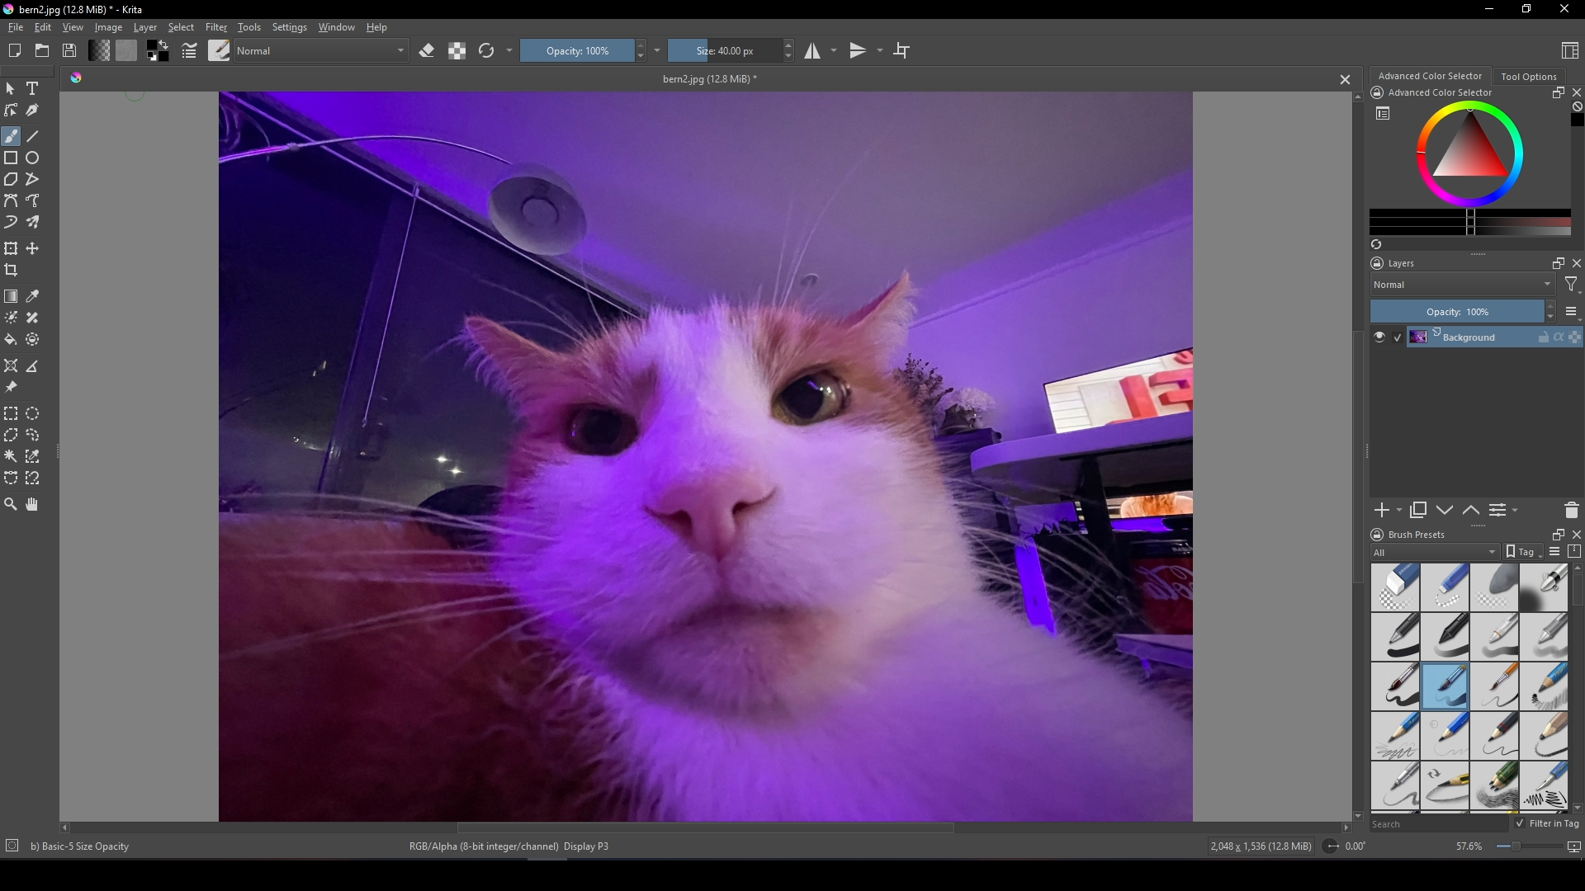 This screenshot has height=891, width=1585. I want to click on Polyline tool, so click(31, 178).